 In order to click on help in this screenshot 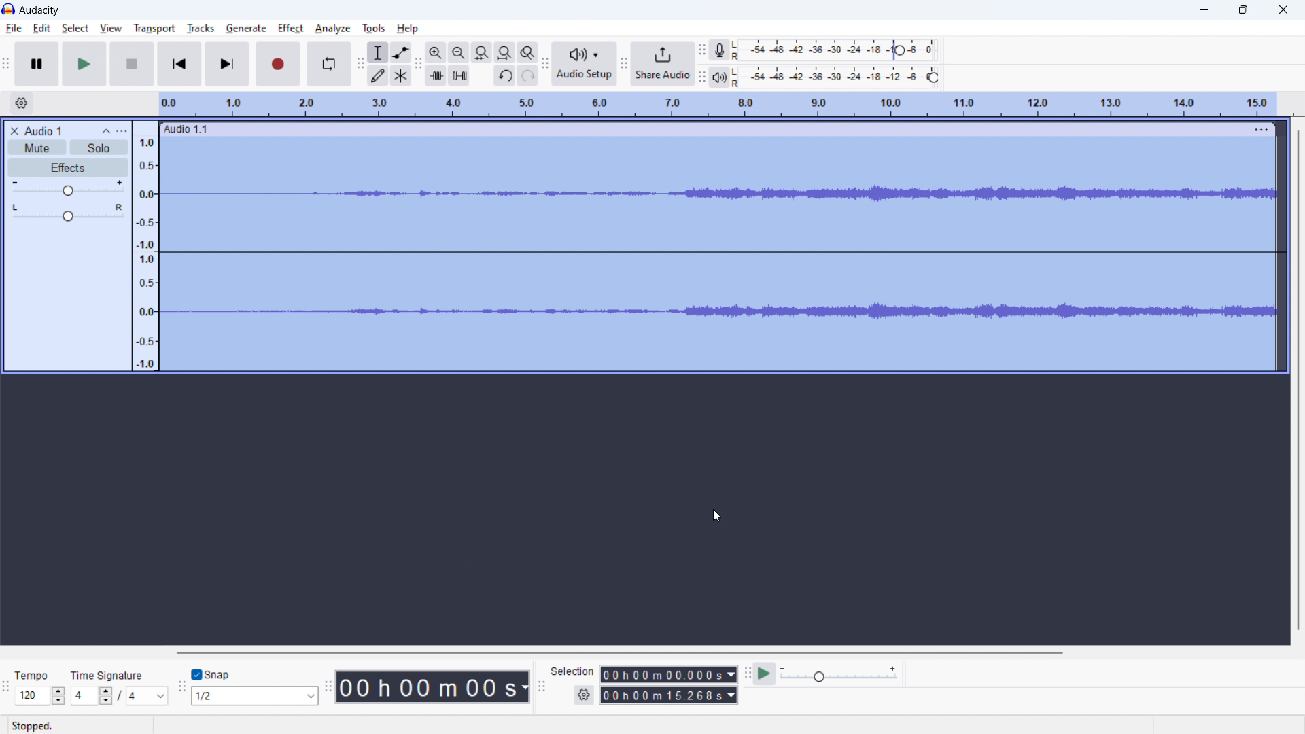, I will do `click(408, 29)`.